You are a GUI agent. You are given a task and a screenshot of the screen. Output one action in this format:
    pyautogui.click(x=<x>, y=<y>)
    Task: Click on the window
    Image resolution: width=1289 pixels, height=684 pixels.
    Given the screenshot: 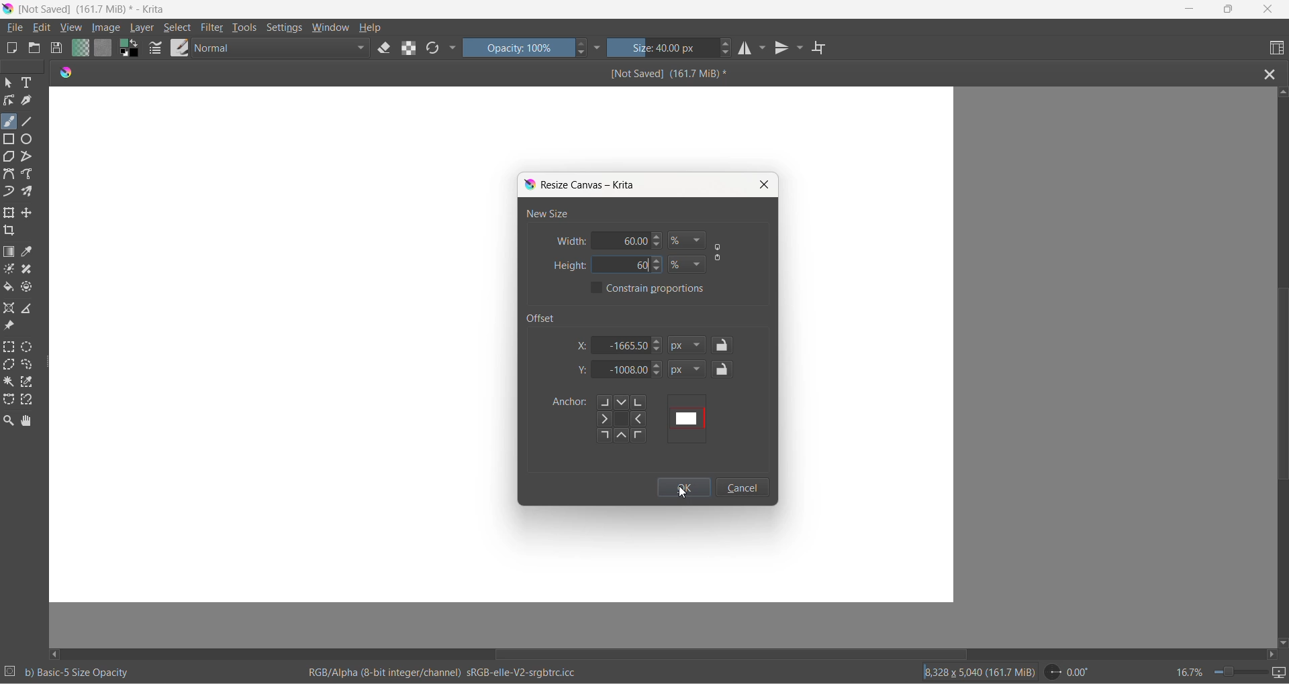 What is the action you would take?
    pyautogui.click(x=330, y=29)
    